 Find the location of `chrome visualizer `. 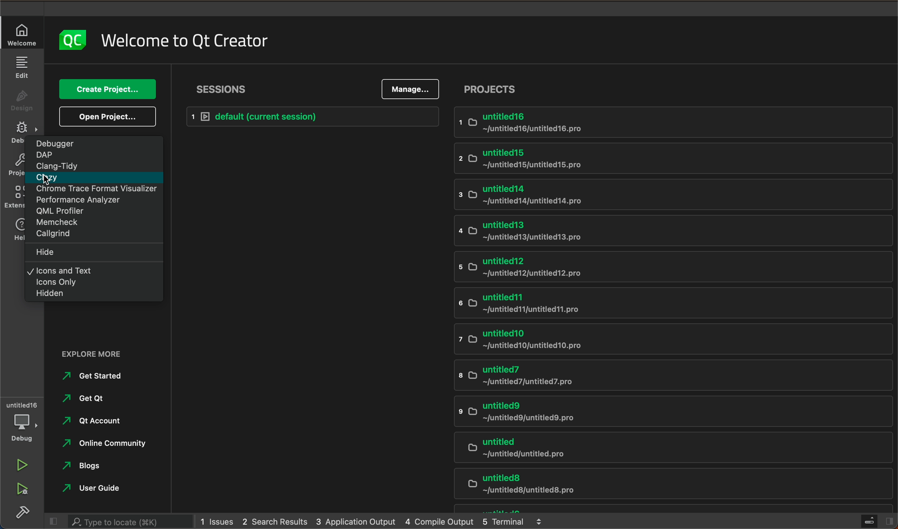

chrome visualizer  is located at coordinates (93, 190).